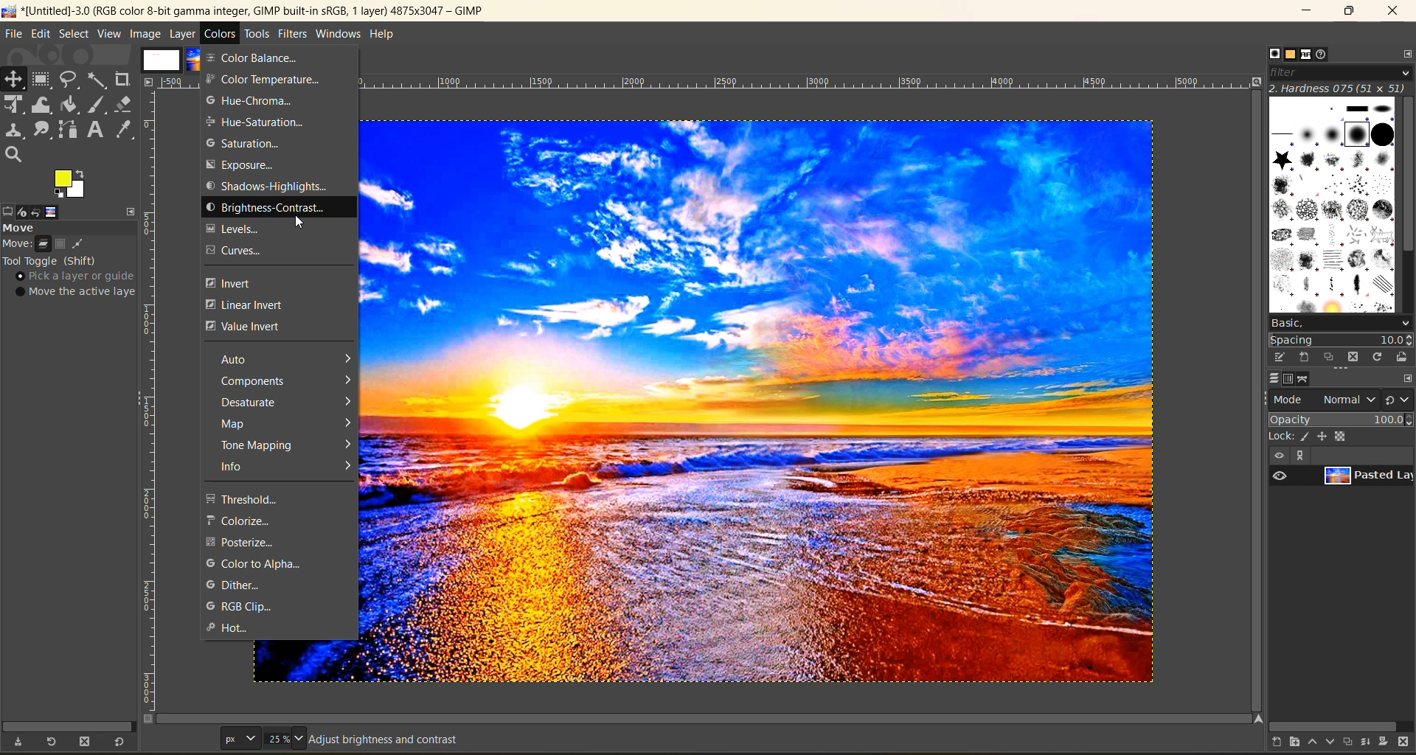  What do you see at coordinates (1403, 358) in the screenshot?
I see `open brush as image` at bounding box center [1403, 358].